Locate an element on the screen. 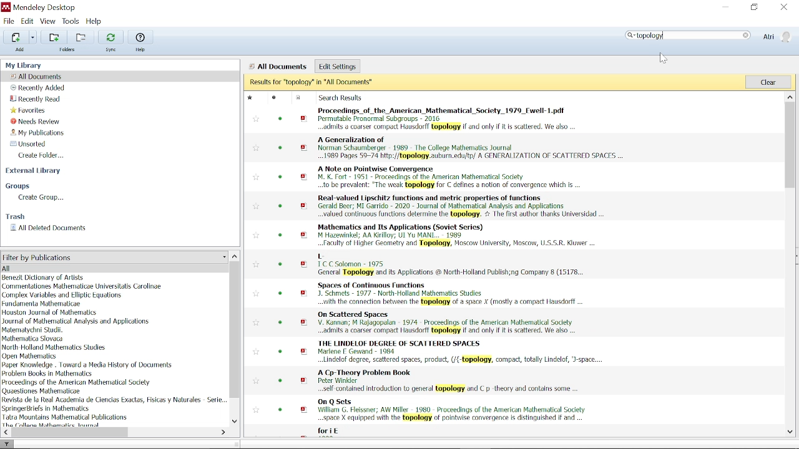 The width and height of the screenshot is (799, 449). sync is located at coordinates (112, 51).